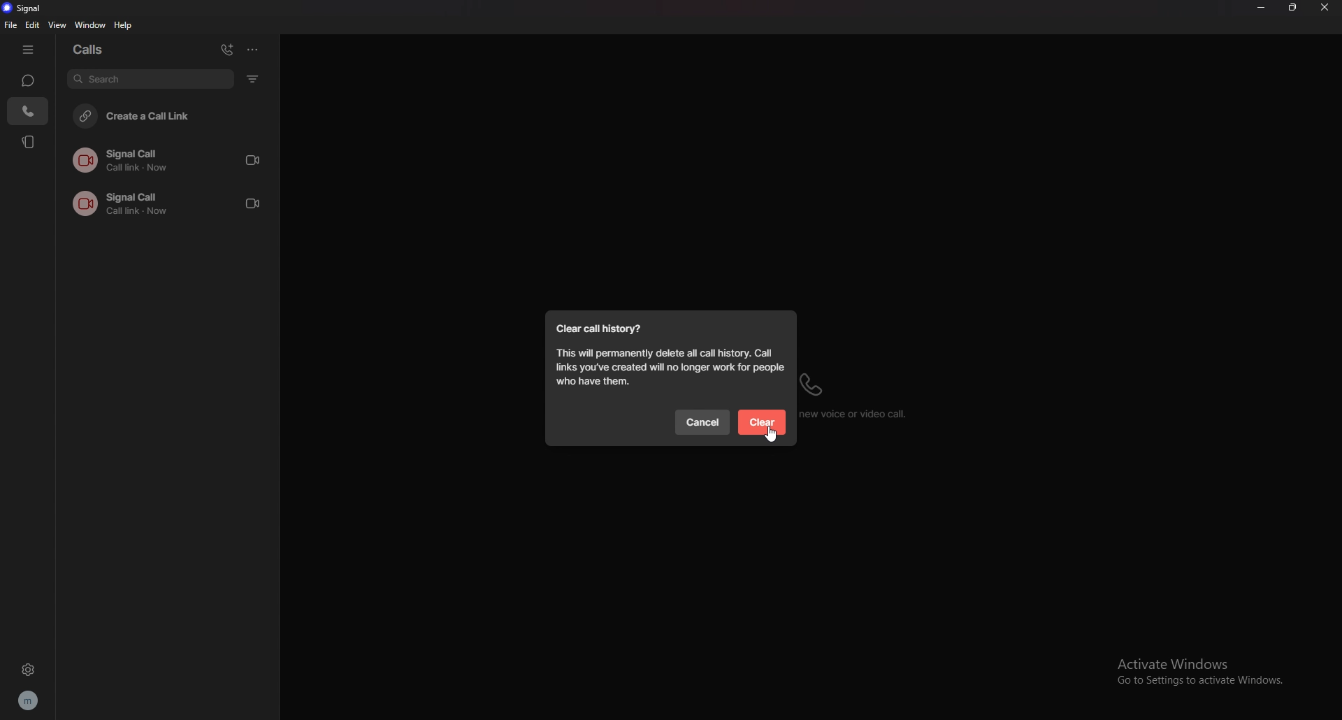 Image resolution: width=1342 pixels, height=720 pixels. Describe the element at coordinates (33, 7) in the screenshot. I see `signal` at that location.